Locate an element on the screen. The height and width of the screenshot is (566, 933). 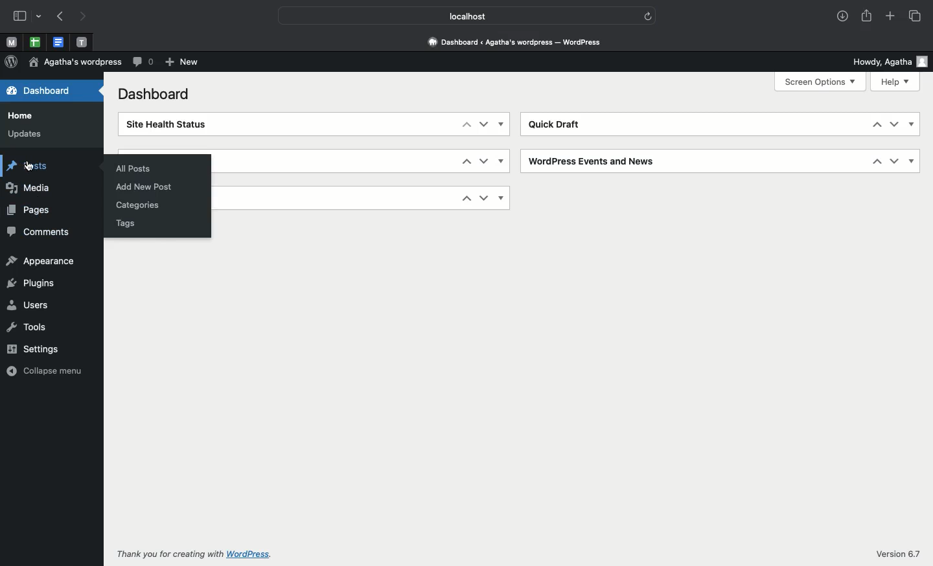
Up is located at coordinates (466, 160).